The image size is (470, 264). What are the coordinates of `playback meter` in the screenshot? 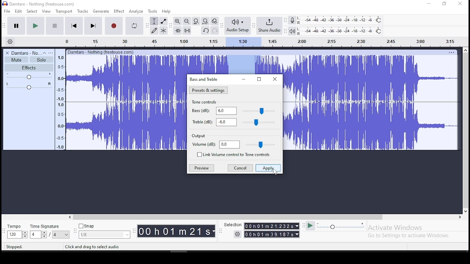 It's located at (293, 31).